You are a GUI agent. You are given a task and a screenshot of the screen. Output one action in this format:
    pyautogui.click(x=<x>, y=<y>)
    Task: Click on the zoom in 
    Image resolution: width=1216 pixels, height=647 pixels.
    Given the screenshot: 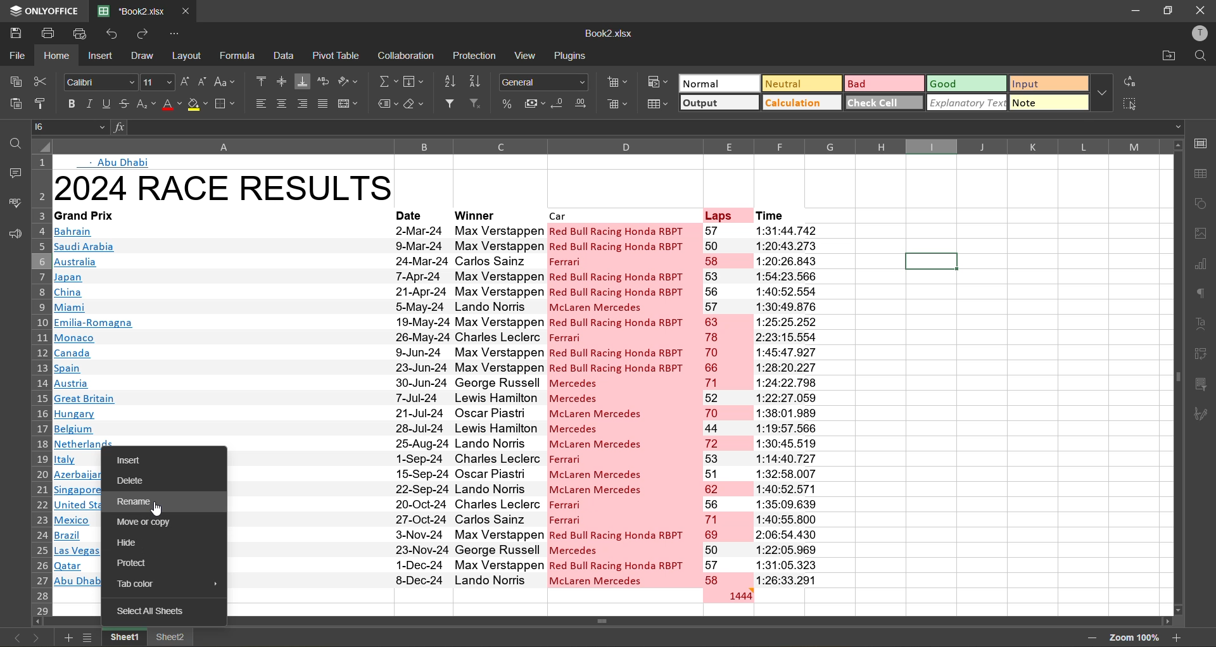 What is the action you would take?
    pyautogui.click(x=1177, y=636)
    